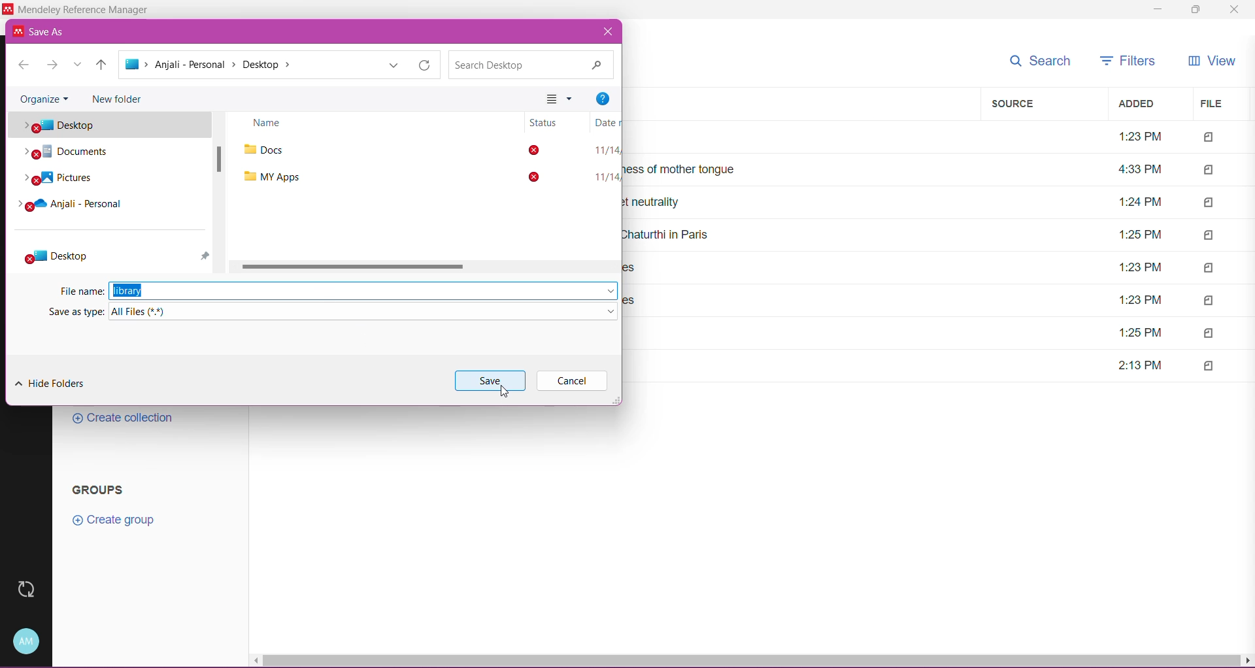 Image resolution: width=1255 pixels, height=668 pixels. I want to click on View, so click(1213, 61).